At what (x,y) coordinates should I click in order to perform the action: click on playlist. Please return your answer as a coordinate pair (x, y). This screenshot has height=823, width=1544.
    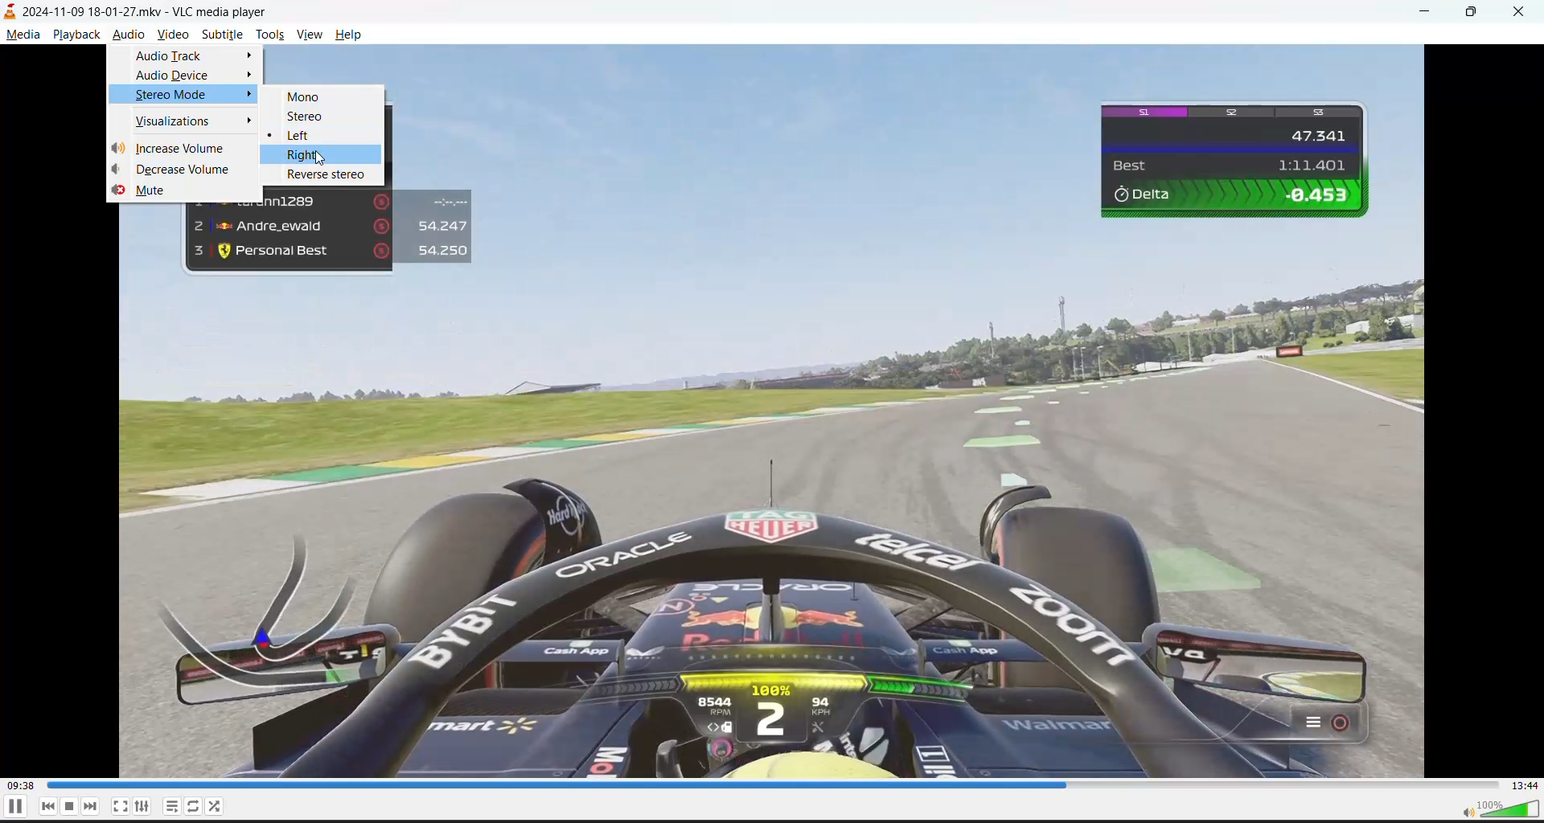
    Looking at the image, I should click on (170, 805).